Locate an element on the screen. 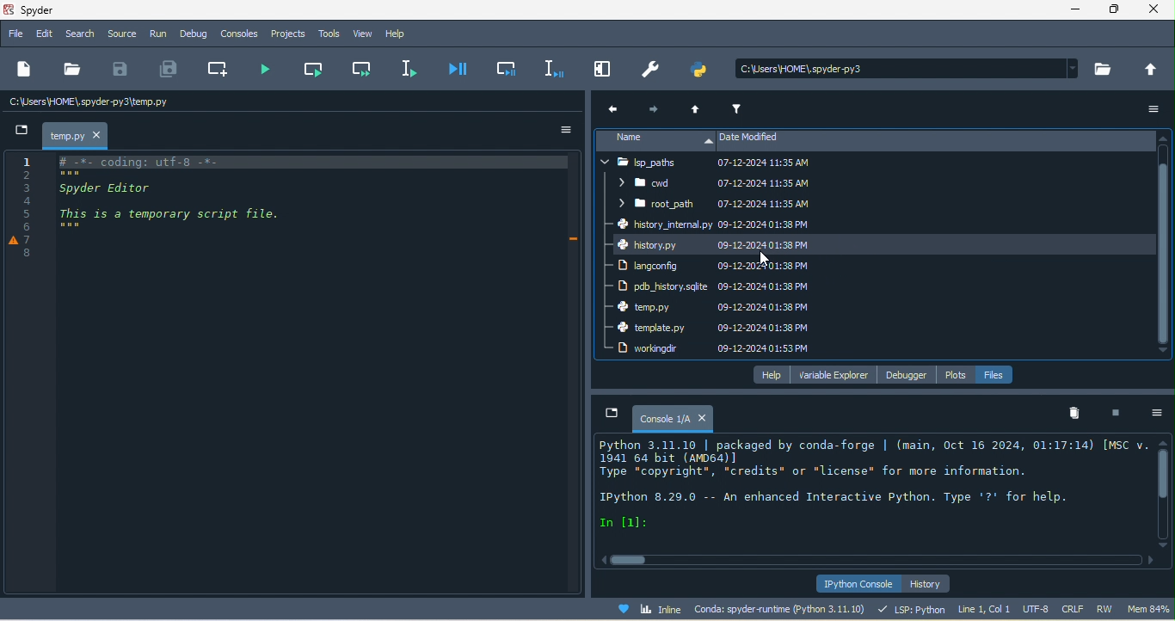 Image resolution: width=1175 pixels, height=621 pixels. pdb history  is located at coordinates (660, 286).